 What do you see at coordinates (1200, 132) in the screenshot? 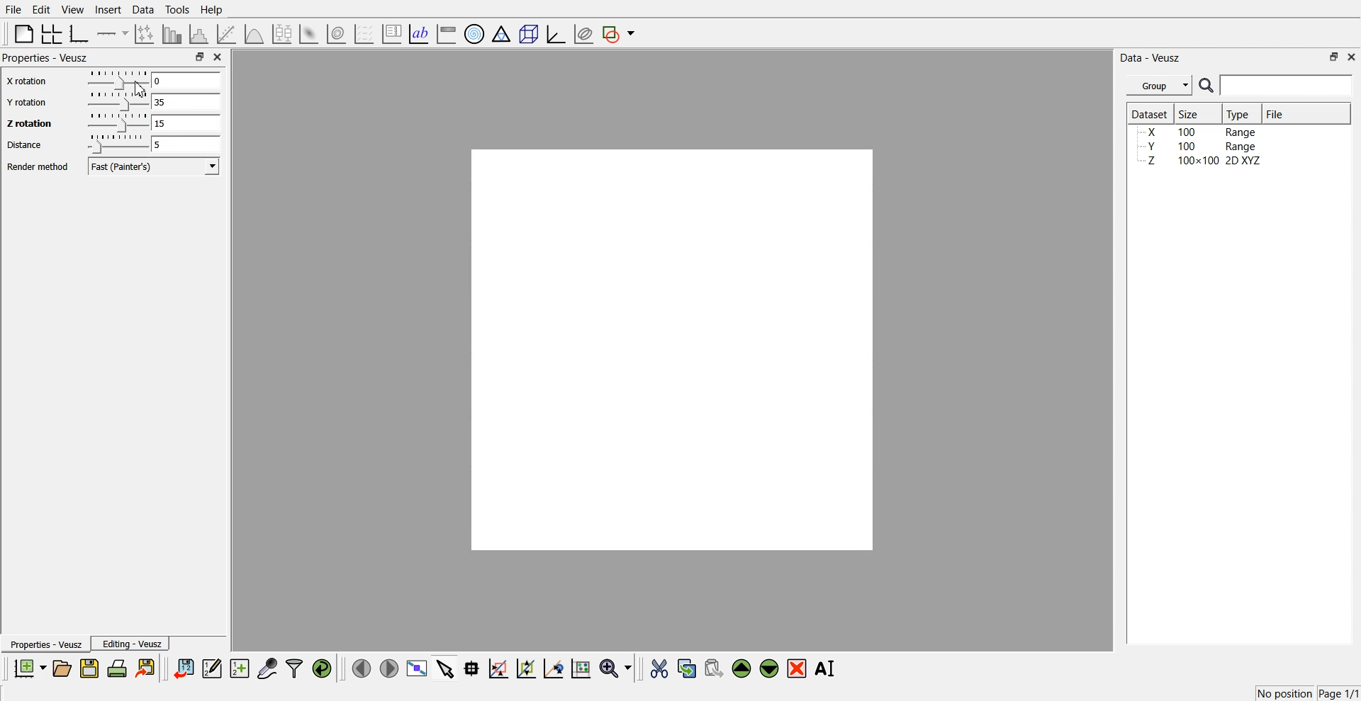
I see `X 100 Range` at bounding box center [1200, 132].